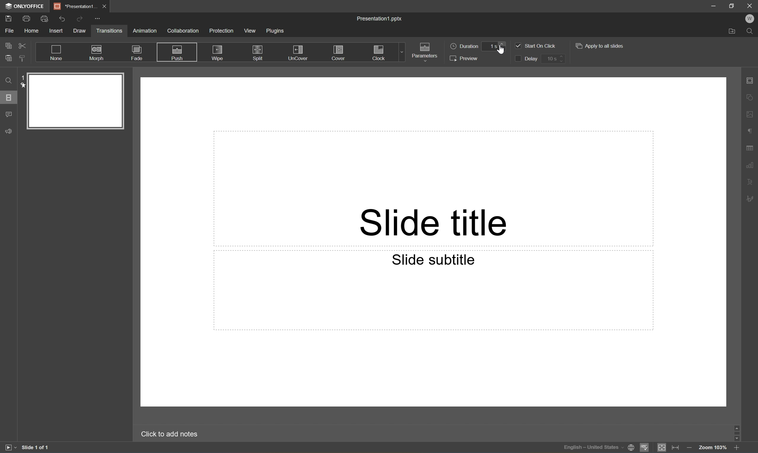  What do you see at coordinates (9, 81) in the screenshot?
I see `Find` at bounding box center [9, 81].